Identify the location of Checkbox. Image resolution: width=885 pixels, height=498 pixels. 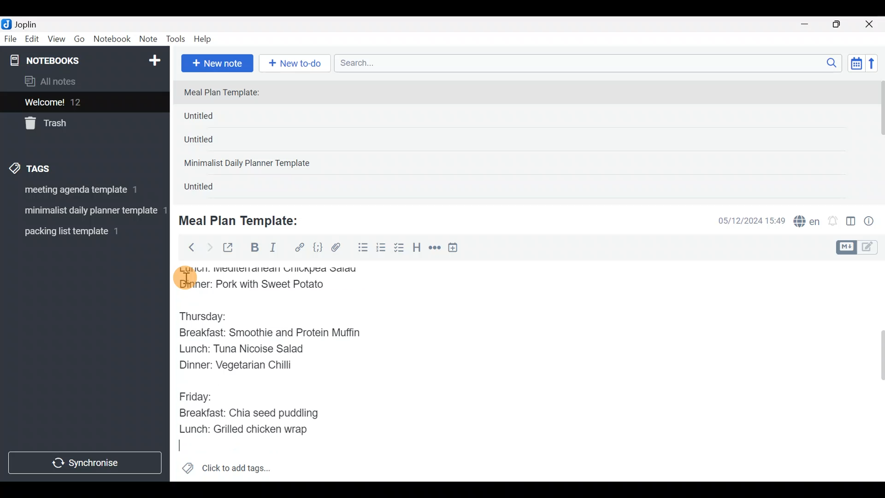
(400, 249).